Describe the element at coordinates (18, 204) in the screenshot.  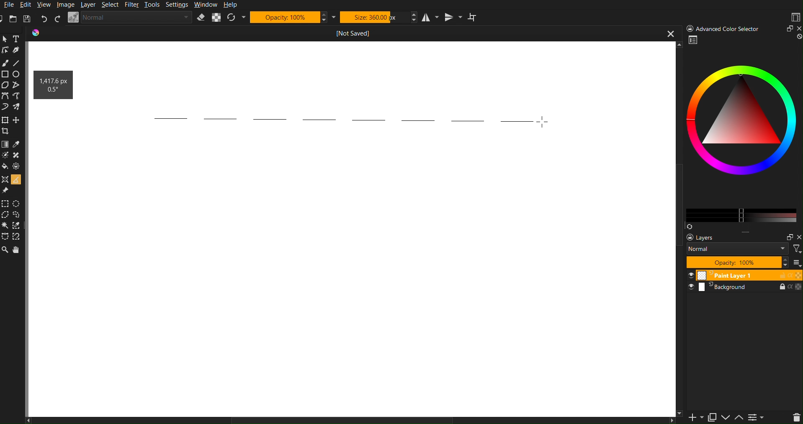
I see `Ellipse Marquee Tool` at that location.